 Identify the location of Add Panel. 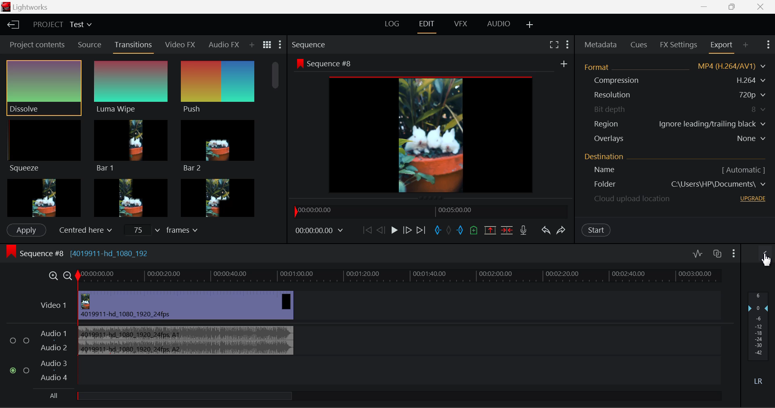
(744, 44).